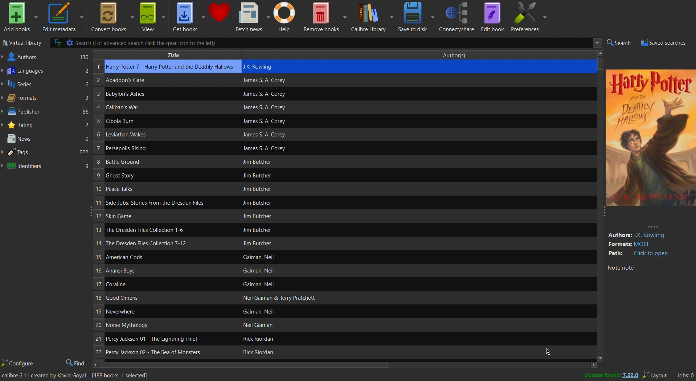 This screenshot has width=696, height=381. What do you see at coordinates (550, 355) in the screenshot?
I see `cursor` at bounding box center [550, 355].